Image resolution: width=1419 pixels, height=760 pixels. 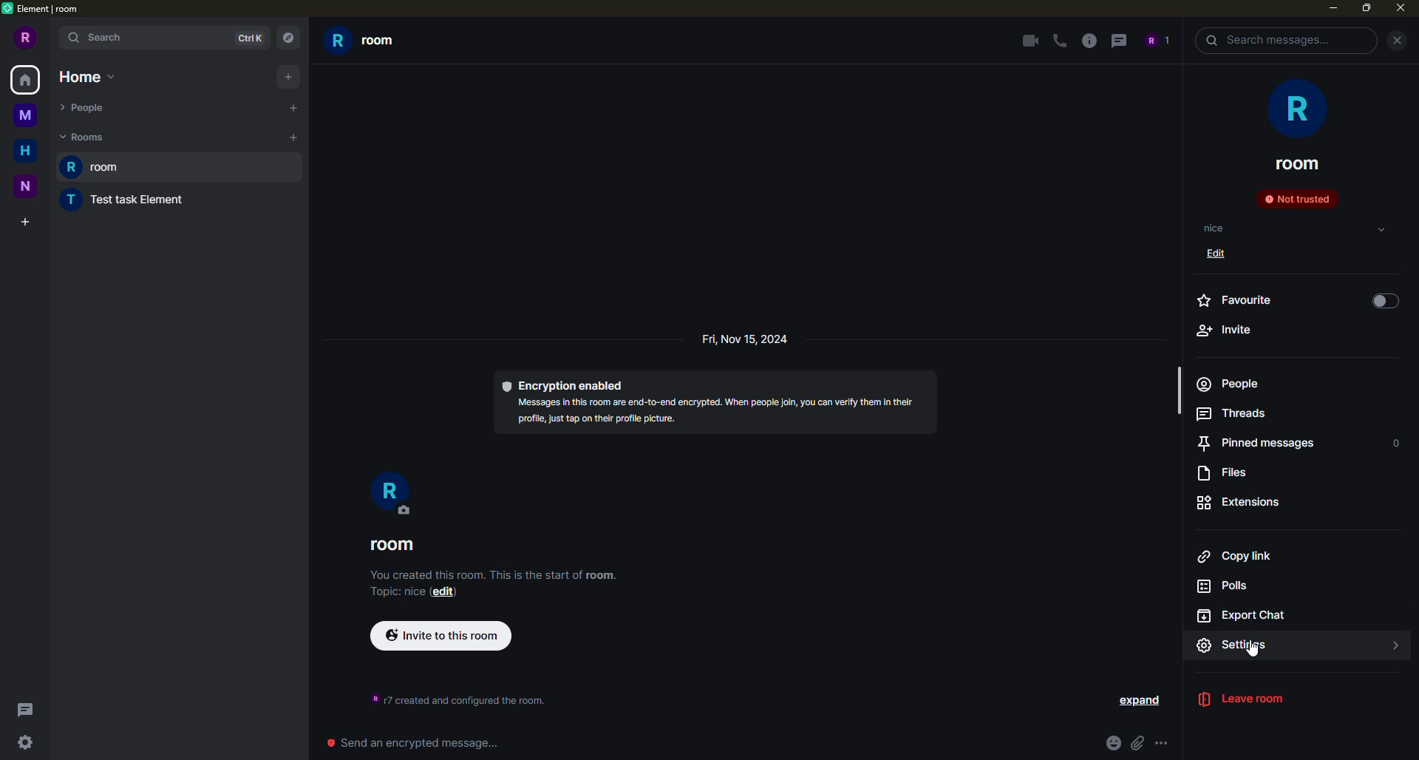 I want to click on video call, so click(x=1027, y=41).